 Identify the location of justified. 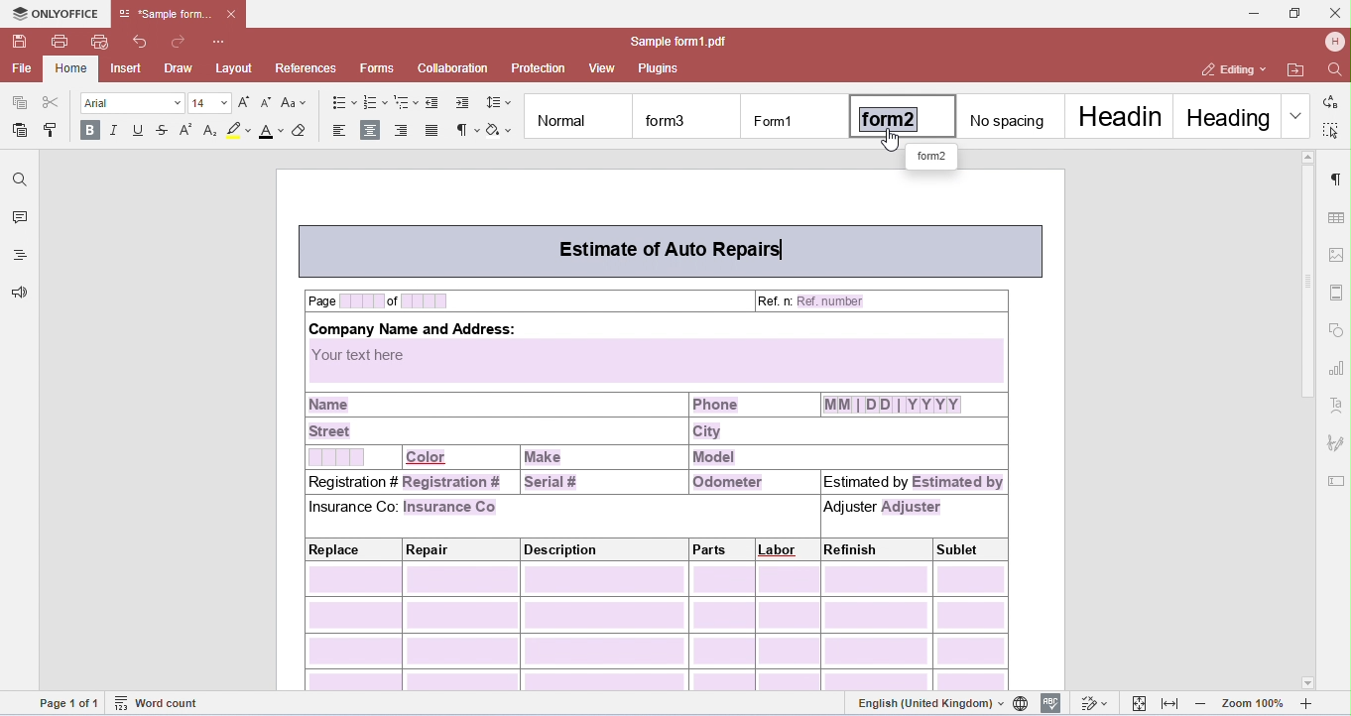
(434, 131).